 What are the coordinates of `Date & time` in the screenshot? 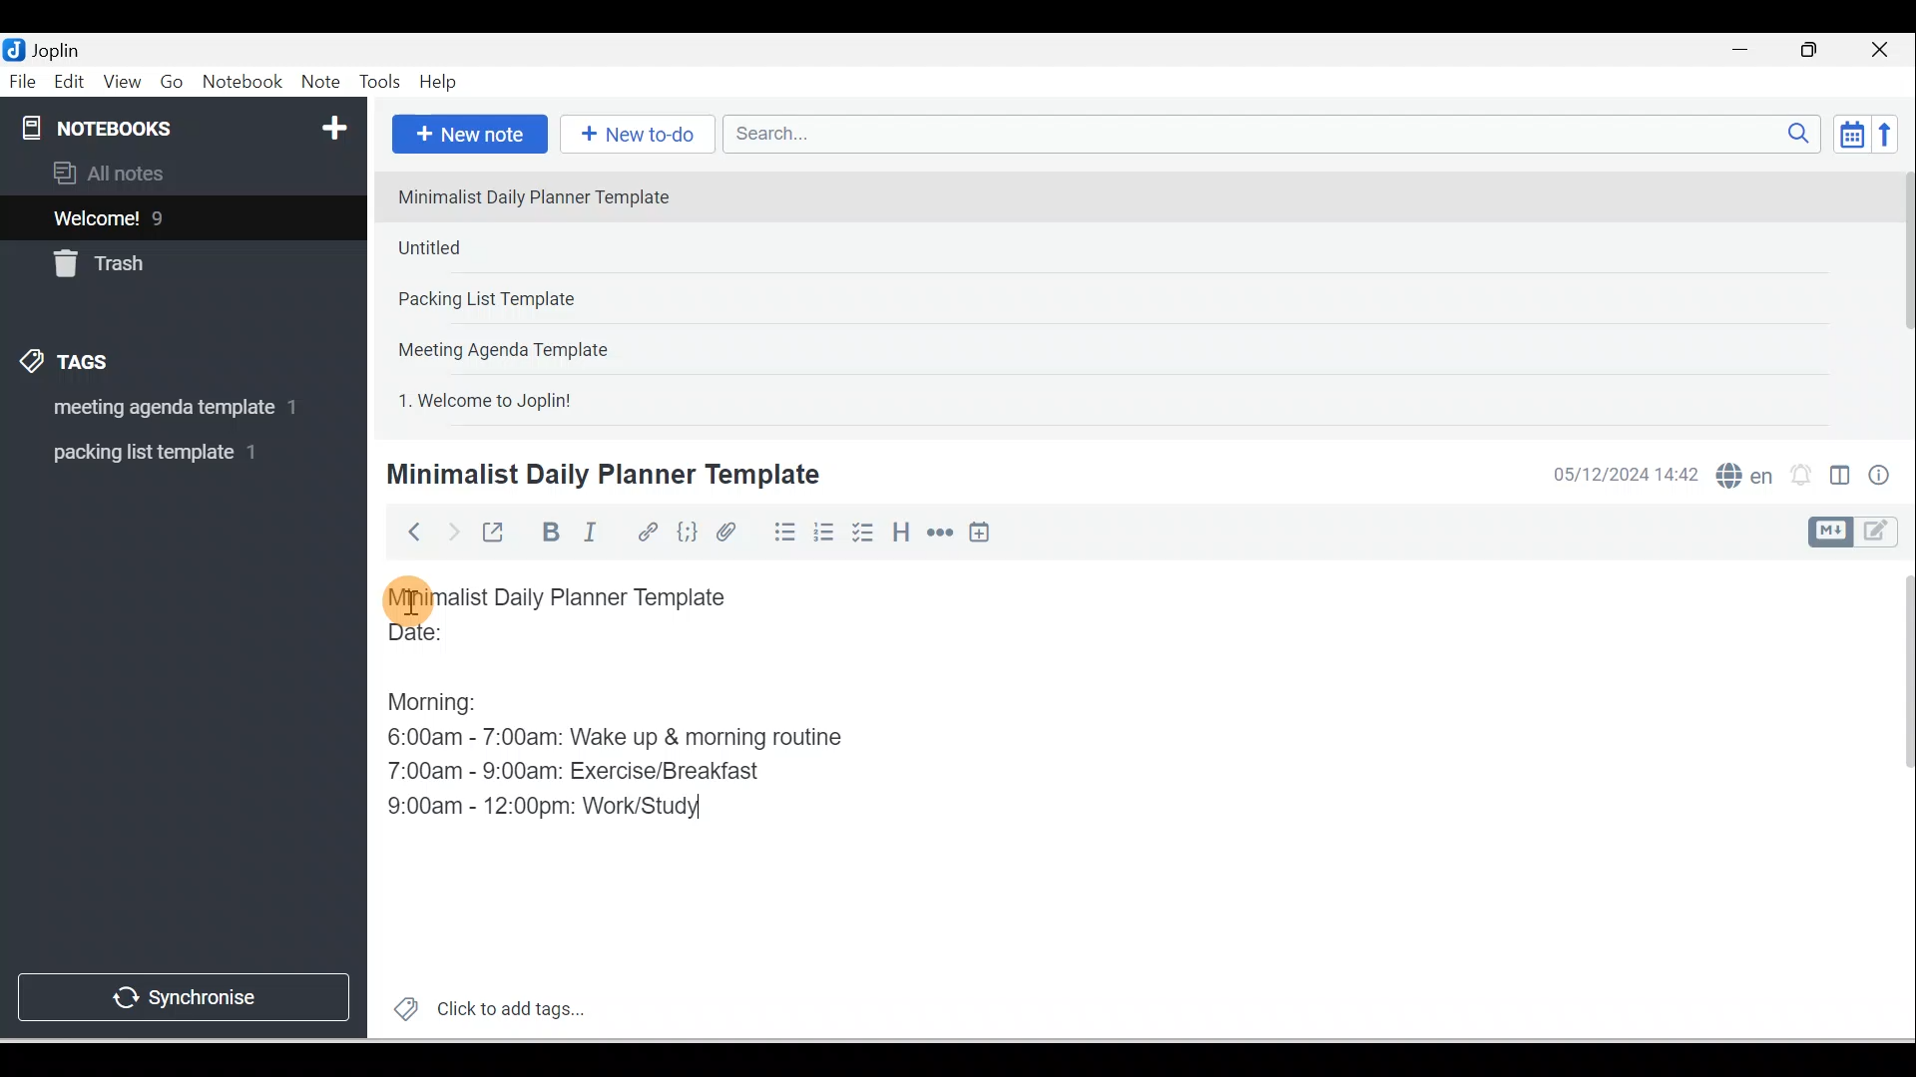 It's located at (1622, 475).